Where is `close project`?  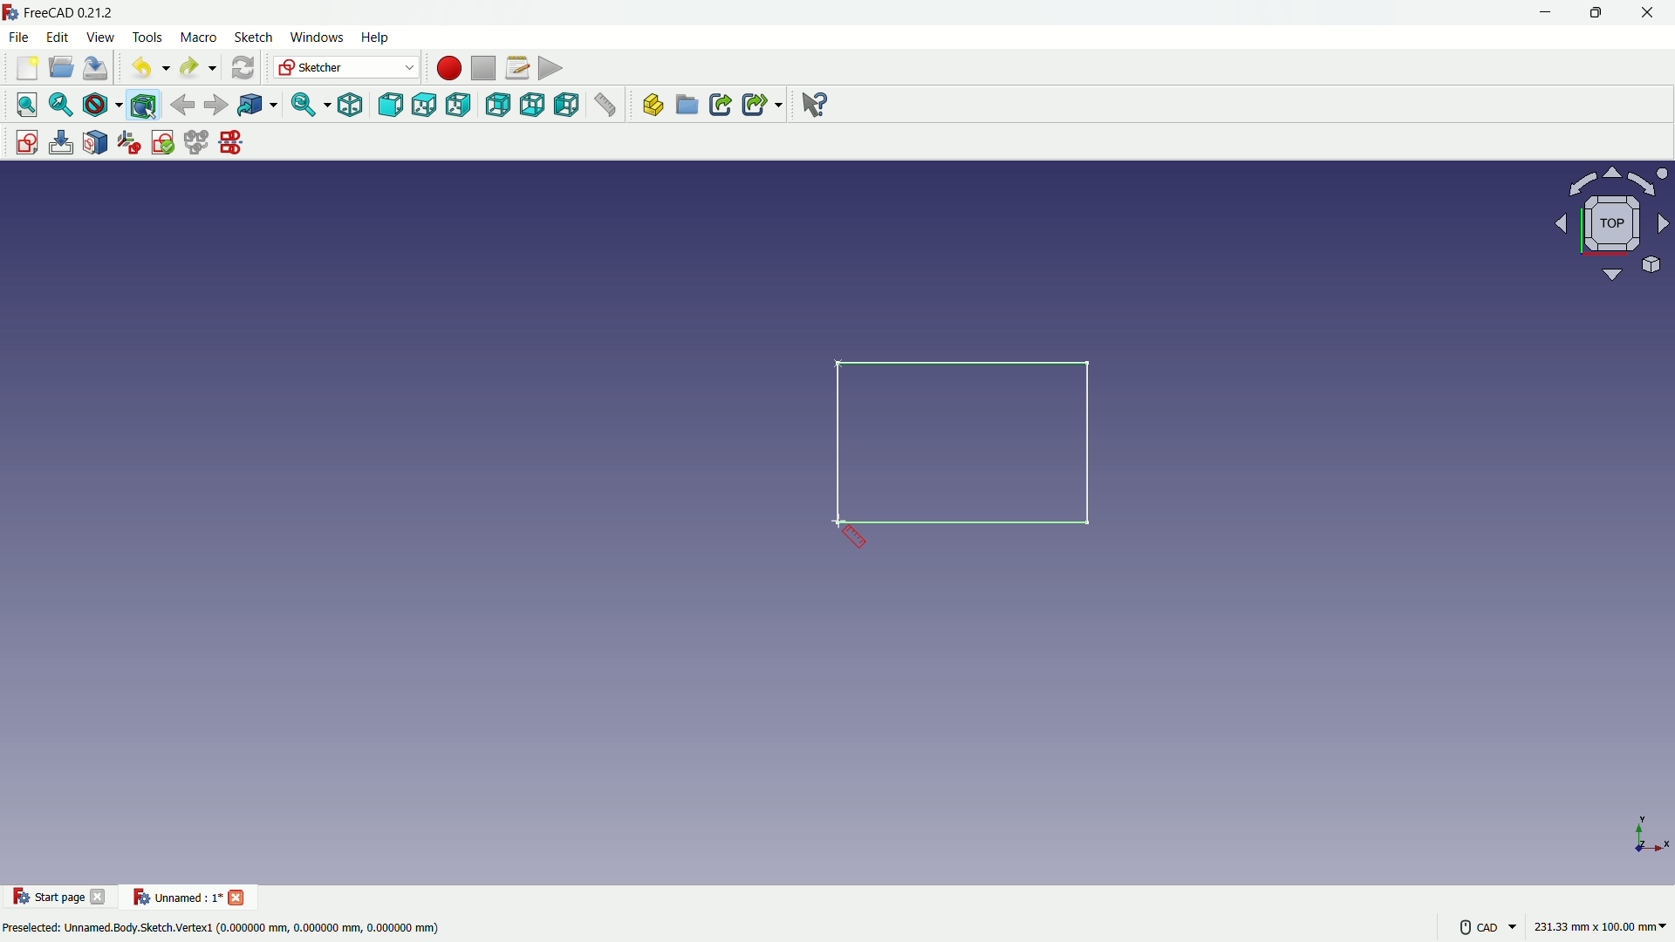 close project is located at coordinates (239, 896).